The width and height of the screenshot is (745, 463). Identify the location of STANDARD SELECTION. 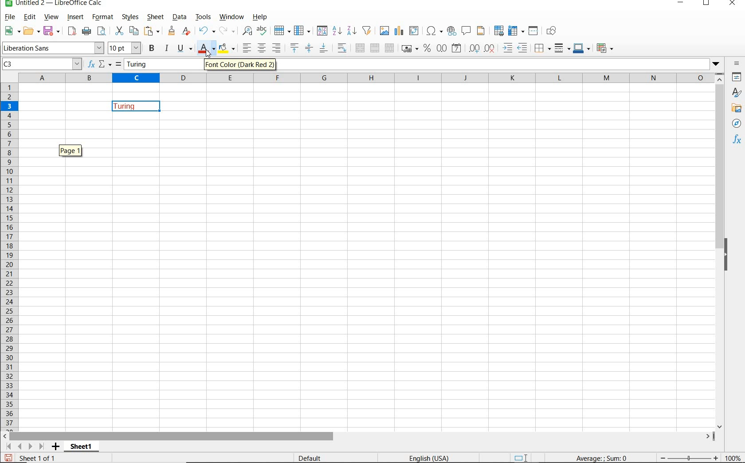
(522, 457).